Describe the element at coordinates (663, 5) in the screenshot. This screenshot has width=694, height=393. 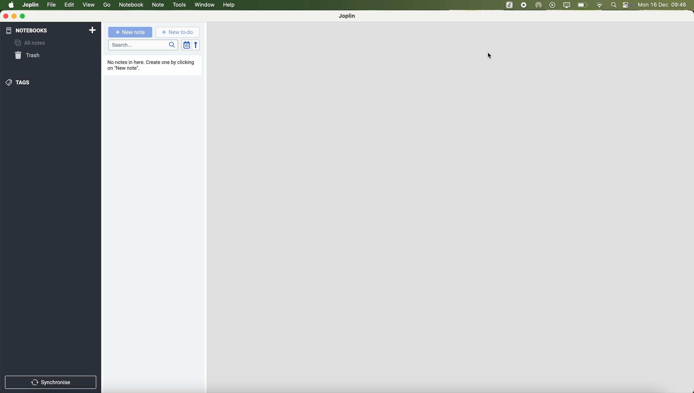
I see `Mon 16 Dec 09:45` at that location.